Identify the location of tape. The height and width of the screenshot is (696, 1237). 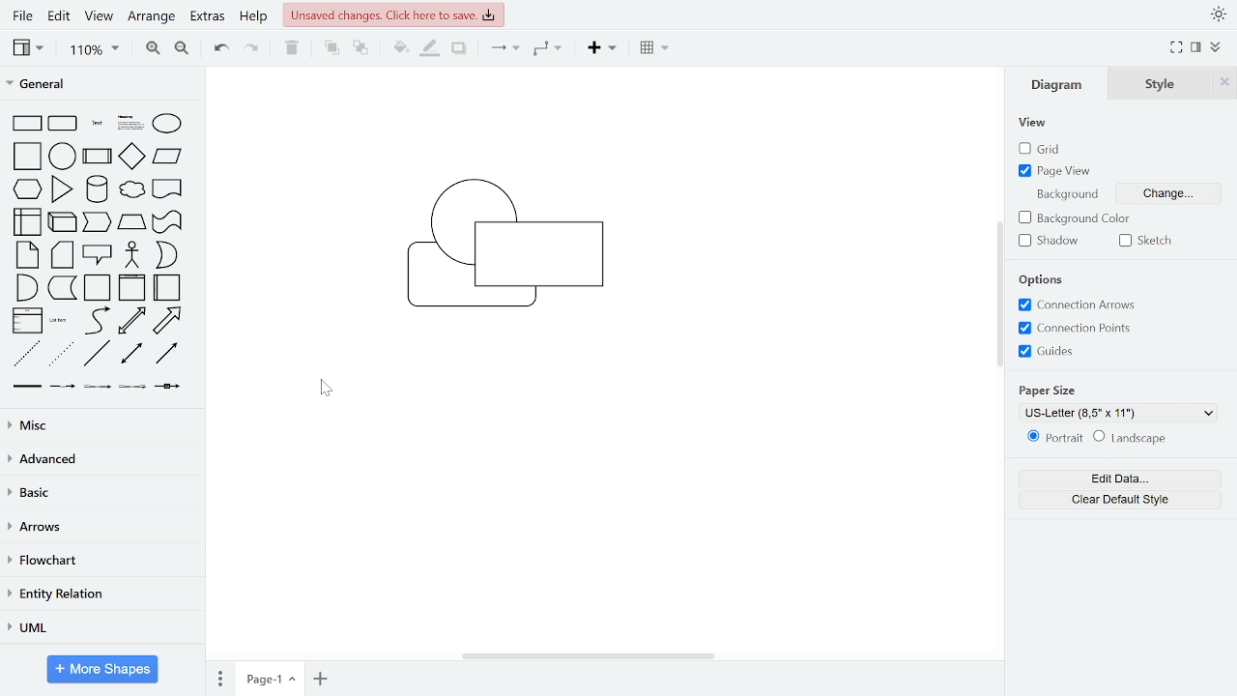
(167, 223).